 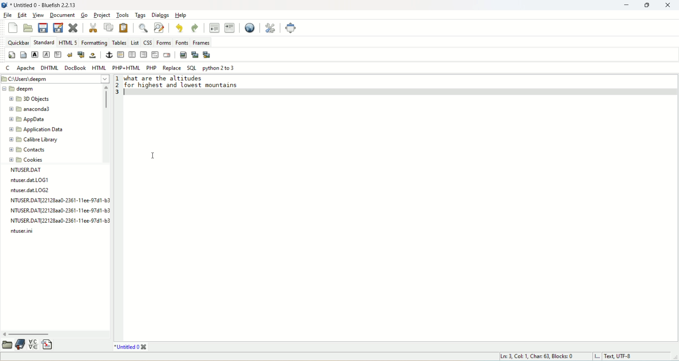 I want to click on NTUSER.DAT{22128220-2361-11ee-97d1-b3, so click(x=60, y=211).